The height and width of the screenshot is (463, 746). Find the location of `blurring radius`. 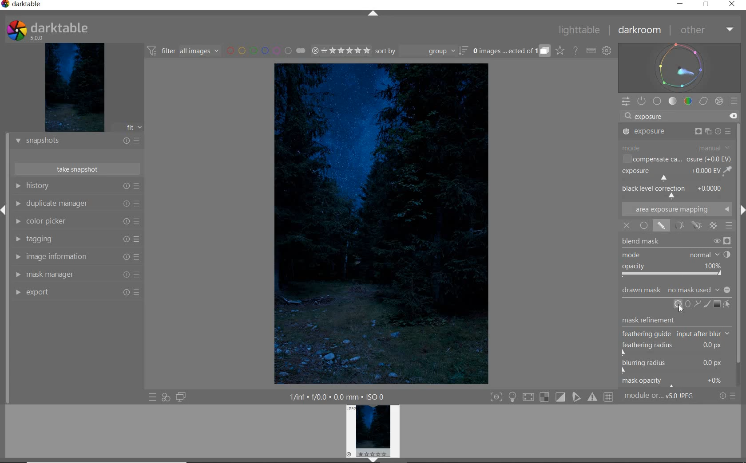

blurring radius is located at coordinates (673, 367).